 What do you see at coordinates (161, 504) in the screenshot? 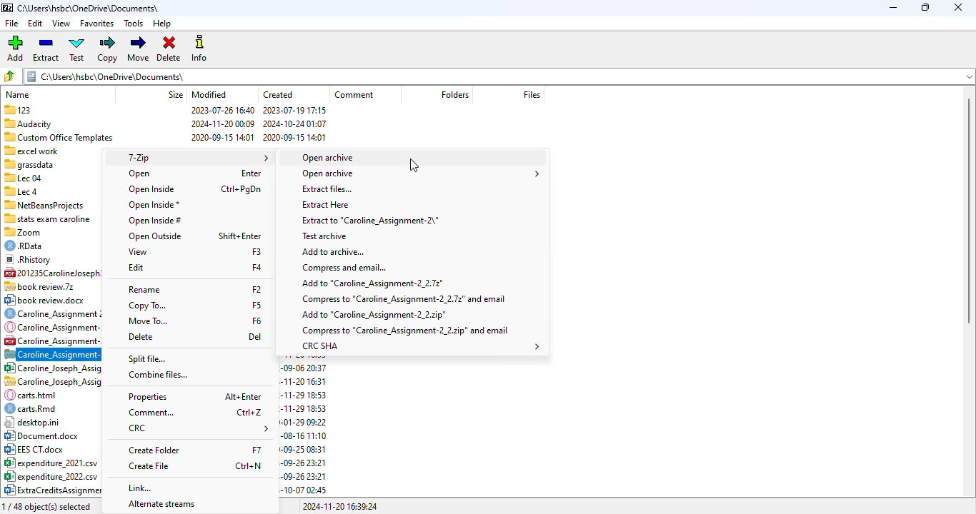
I see `Alernate streams` at bounding box center [161, 504].